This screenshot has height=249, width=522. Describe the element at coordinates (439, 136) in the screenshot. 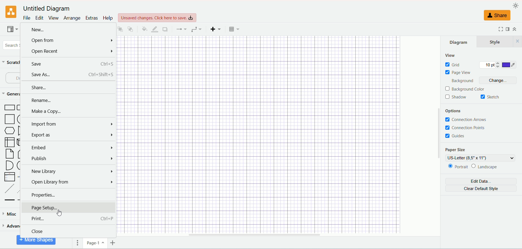

I see `vertical scroll bar` at that location.